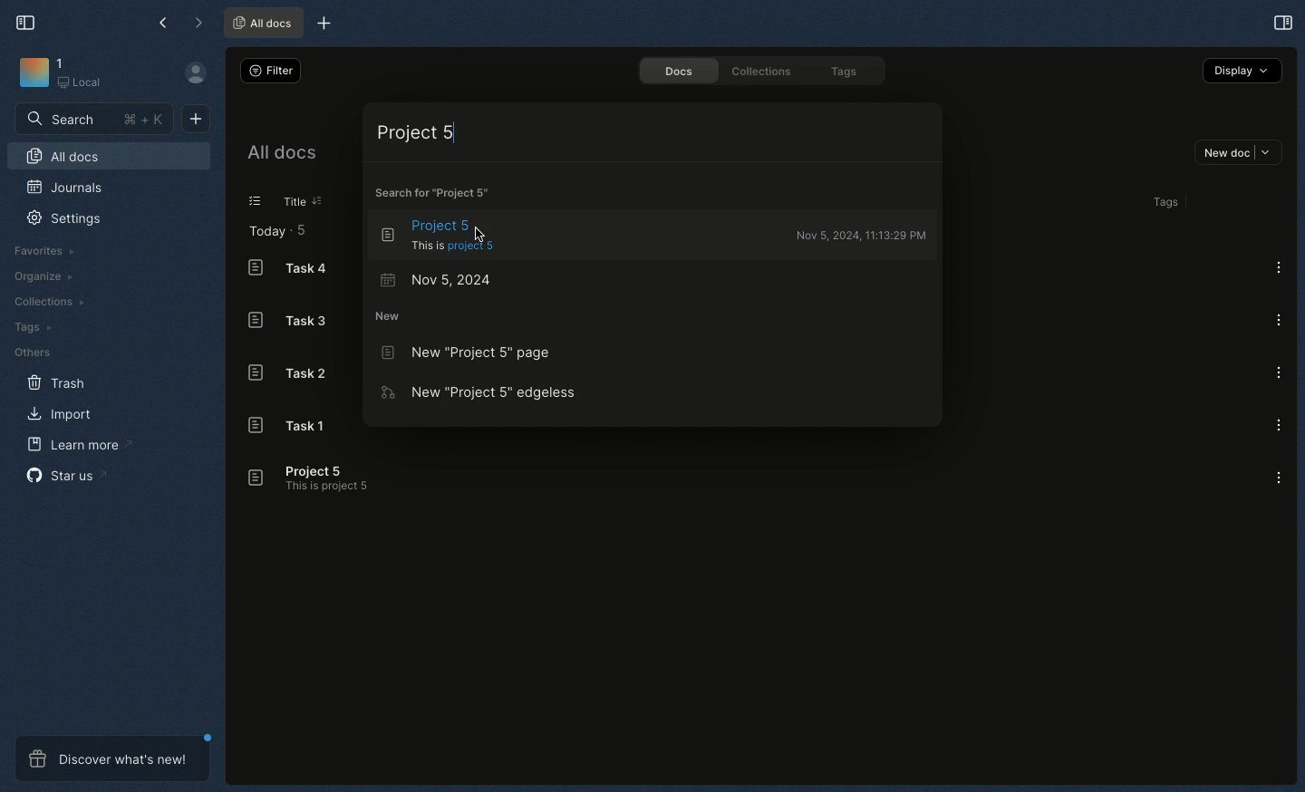  What do you see at coordinates (1279, 318) in the screenshot?
I see `Options` at bounding box center [1279, 318].